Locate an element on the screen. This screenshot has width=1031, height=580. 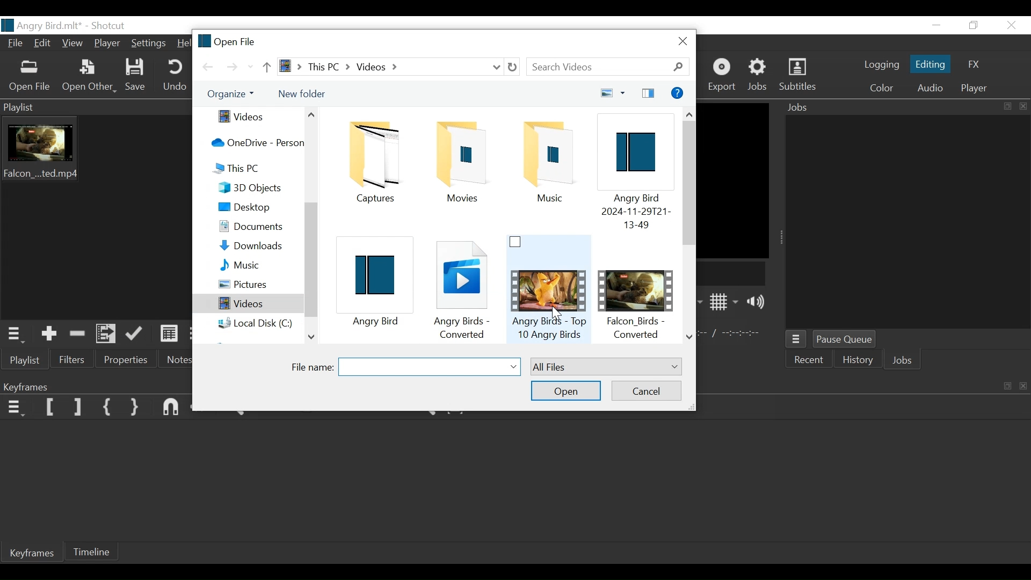
Filter is located at coordinates (70, 359).